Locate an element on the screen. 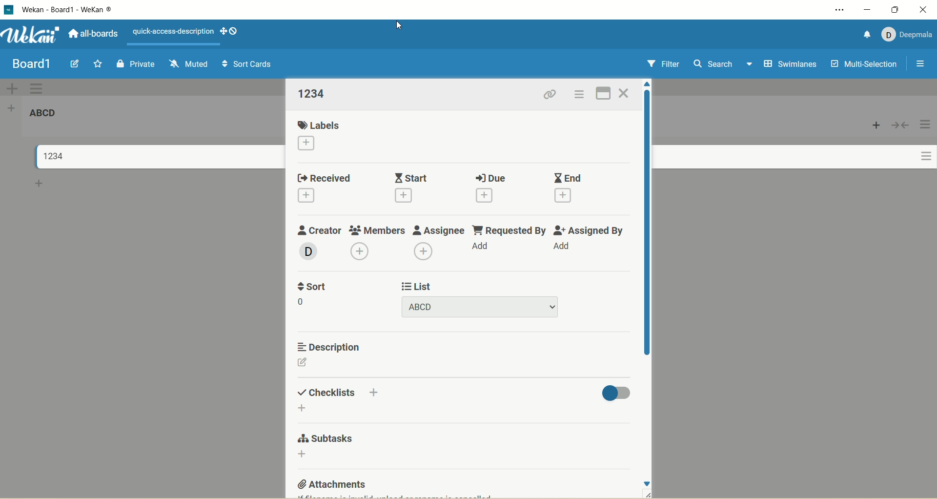 Image resolution: width=937 pixels, height=499 pixels. number is located at coordinates (303, 302).